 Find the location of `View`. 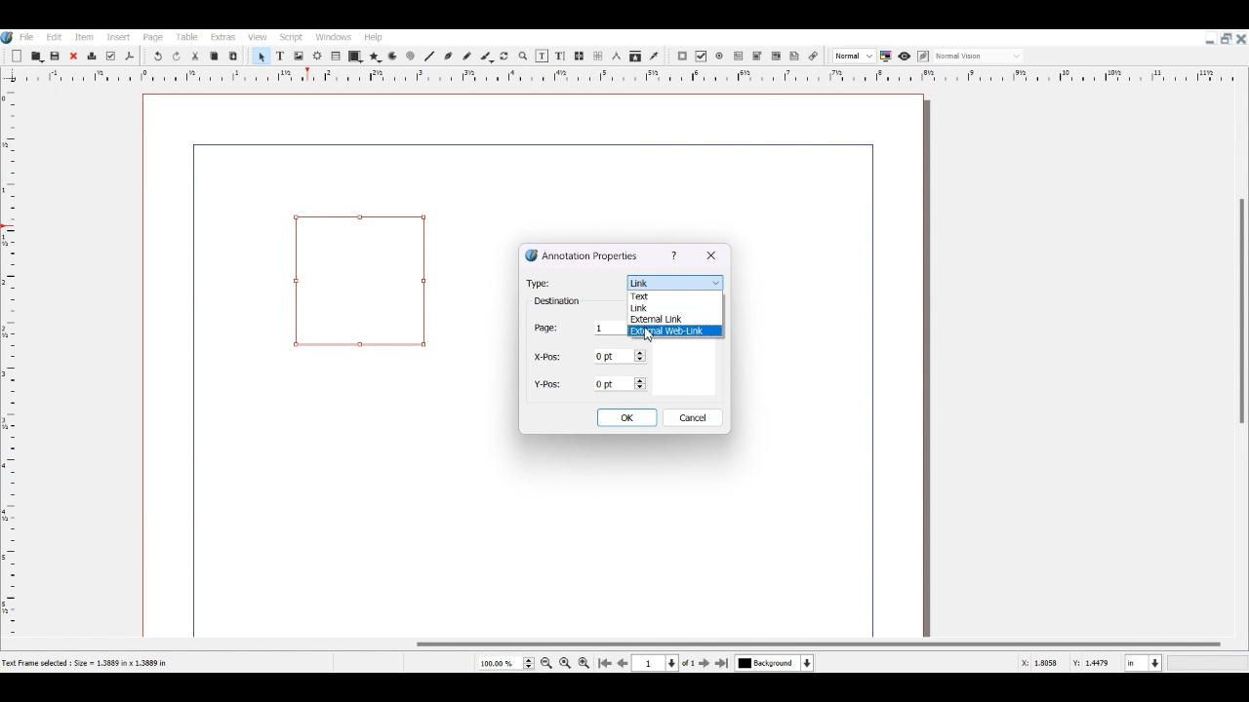

View is located at coordinates (257, 37).